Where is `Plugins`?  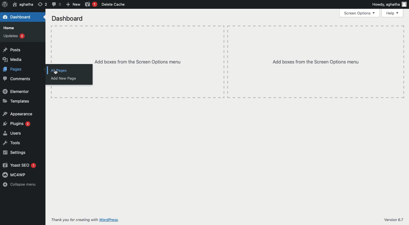
Plugins is located at coordinates (17, 124).